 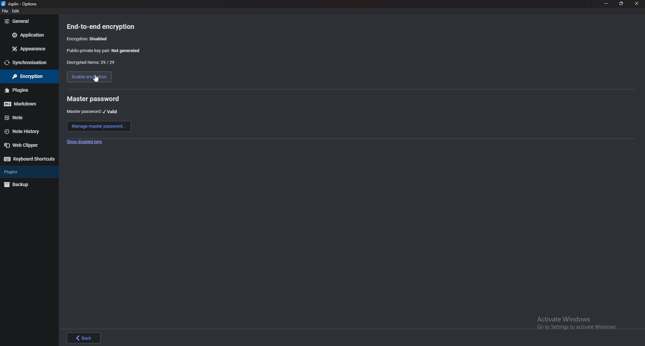 What do you see at coordinates (87, 77) in the screenshot?
I see `enable encryption` at bounding box center [87, 77].